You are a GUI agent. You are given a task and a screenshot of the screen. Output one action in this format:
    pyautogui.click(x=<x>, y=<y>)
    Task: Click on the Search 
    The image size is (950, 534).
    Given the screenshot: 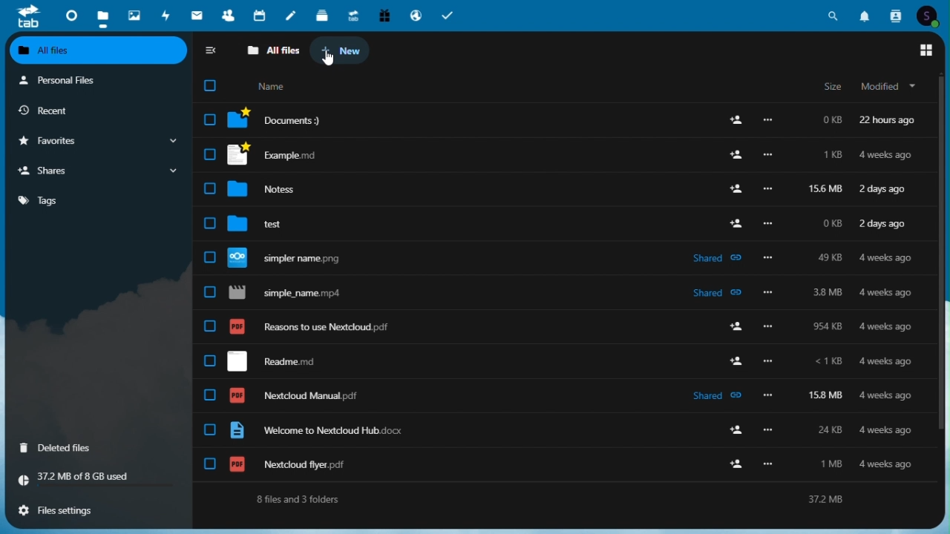 What is the action you would take?
    pyautogui.click(x=833, y=16)
    